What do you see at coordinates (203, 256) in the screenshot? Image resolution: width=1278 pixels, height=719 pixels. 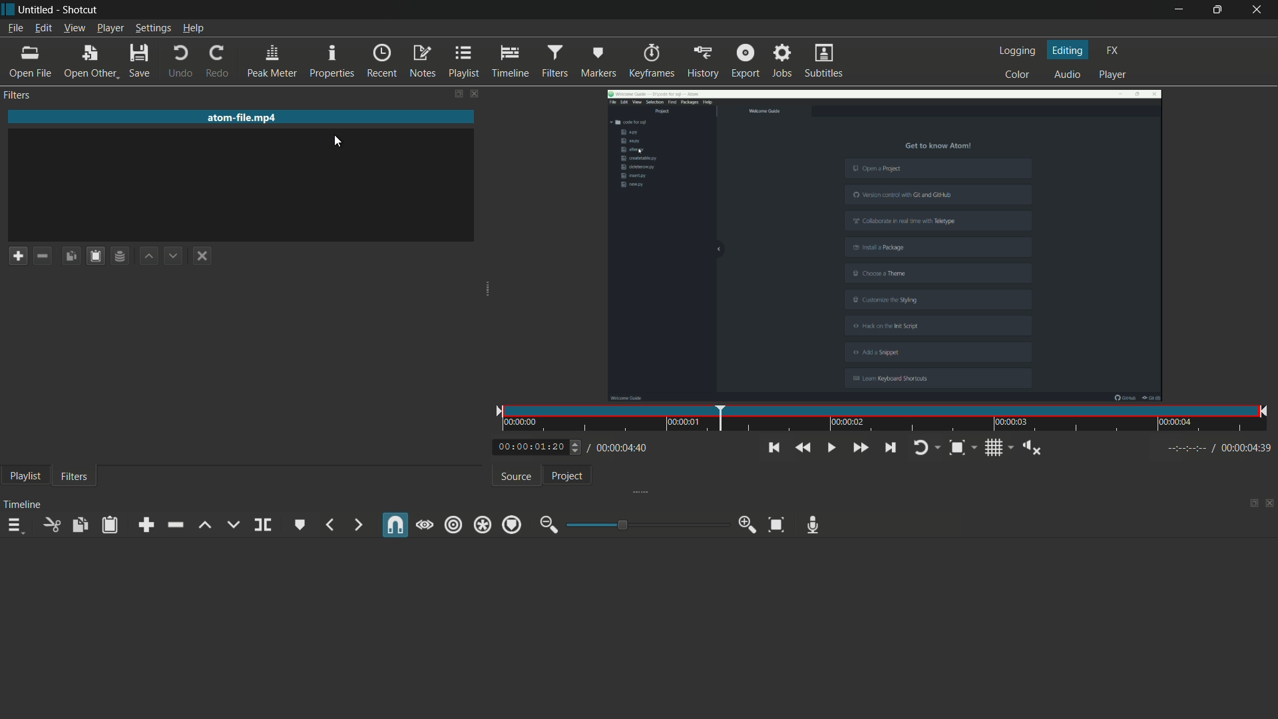 I see `deselect the filter` at bounding box center [203, 256].